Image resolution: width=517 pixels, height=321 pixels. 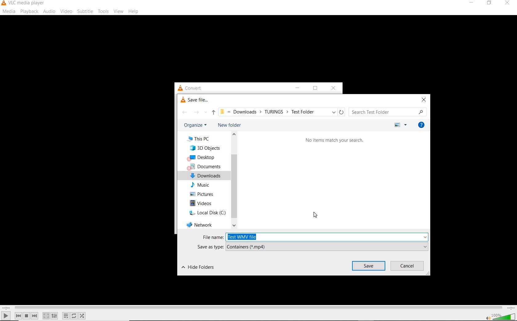 I want to click on organize, so click(x=196, y=125).